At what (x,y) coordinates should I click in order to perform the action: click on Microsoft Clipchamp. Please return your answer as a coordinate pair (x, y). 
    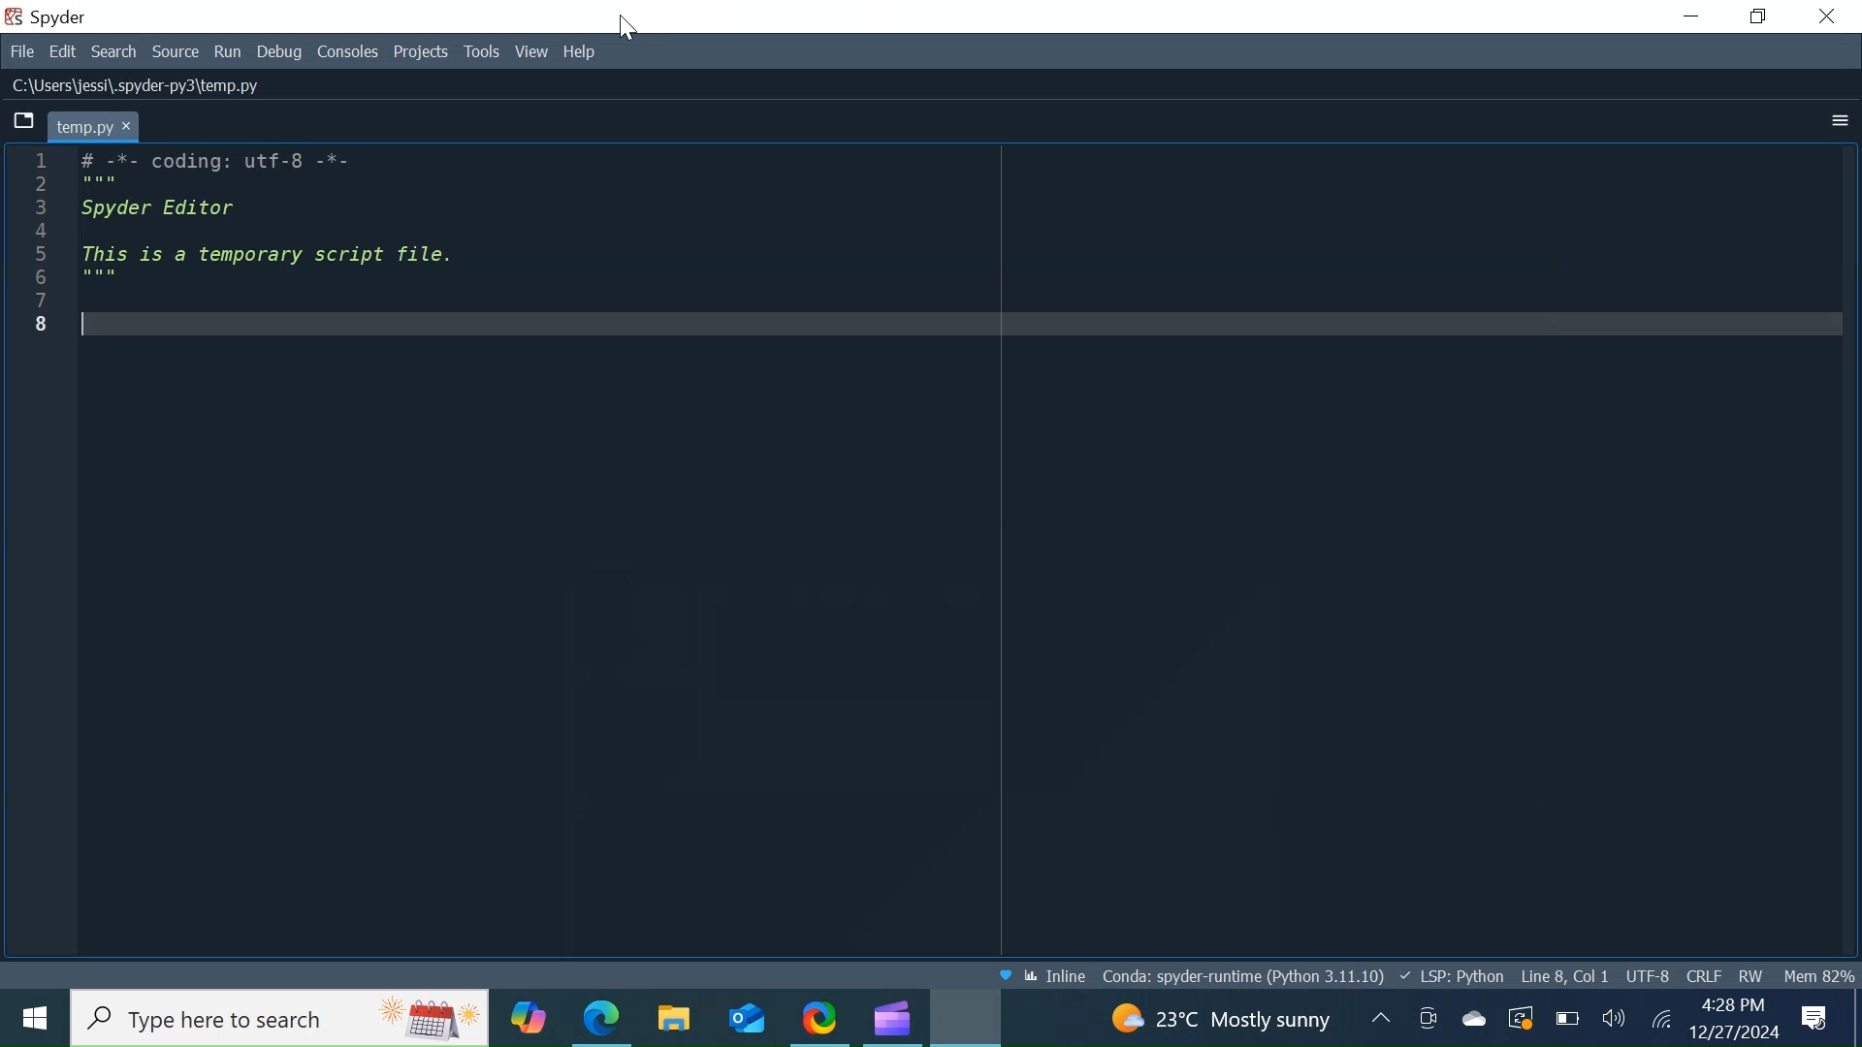
    Looking at the image, I should click on (891, 1017).